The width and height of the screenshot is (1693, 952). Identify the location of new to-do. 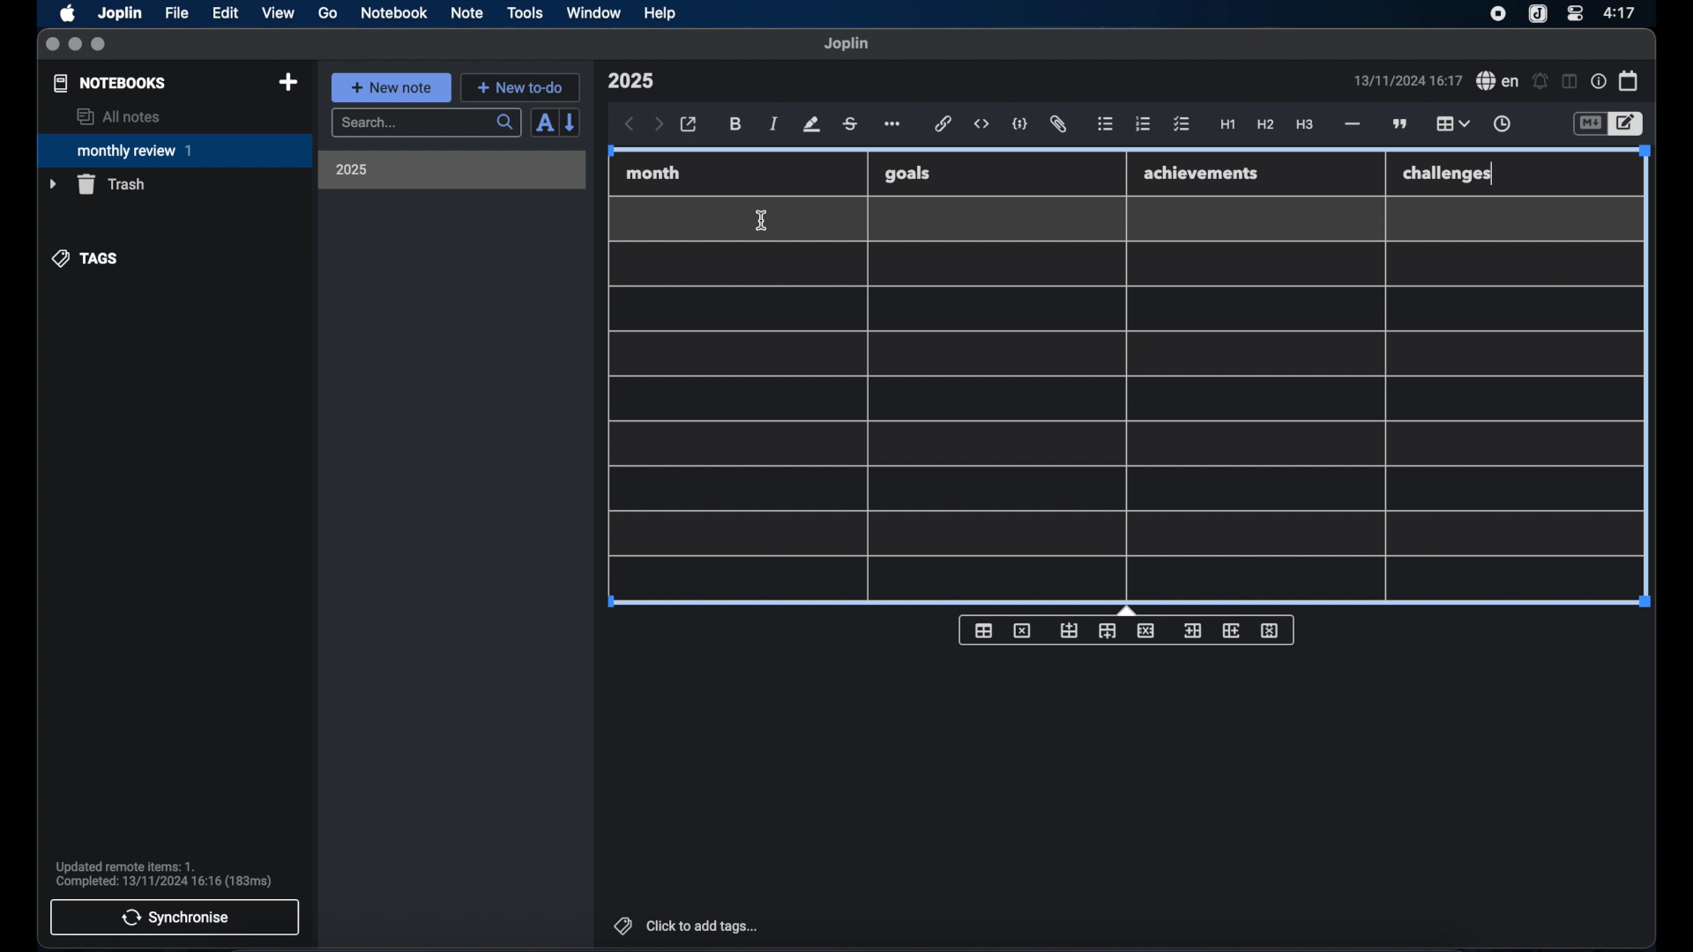
(521, 87).